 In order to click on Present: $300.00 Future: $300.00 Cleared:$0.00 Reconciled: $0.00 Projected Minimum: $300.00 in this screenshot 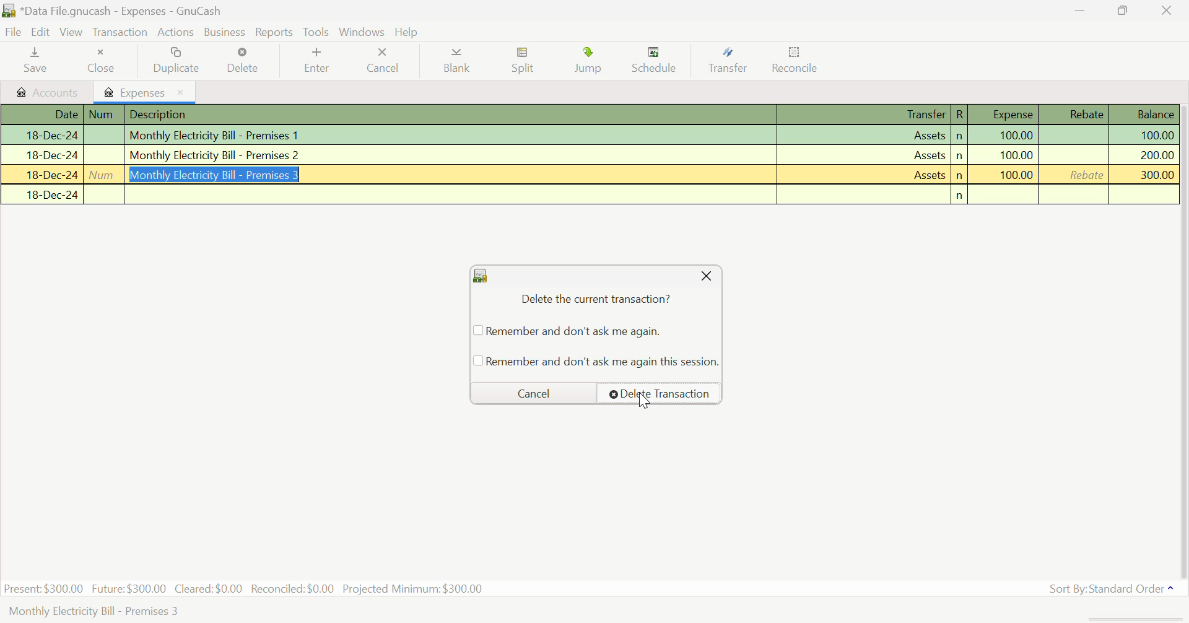, I will do `click(245, 590)`.